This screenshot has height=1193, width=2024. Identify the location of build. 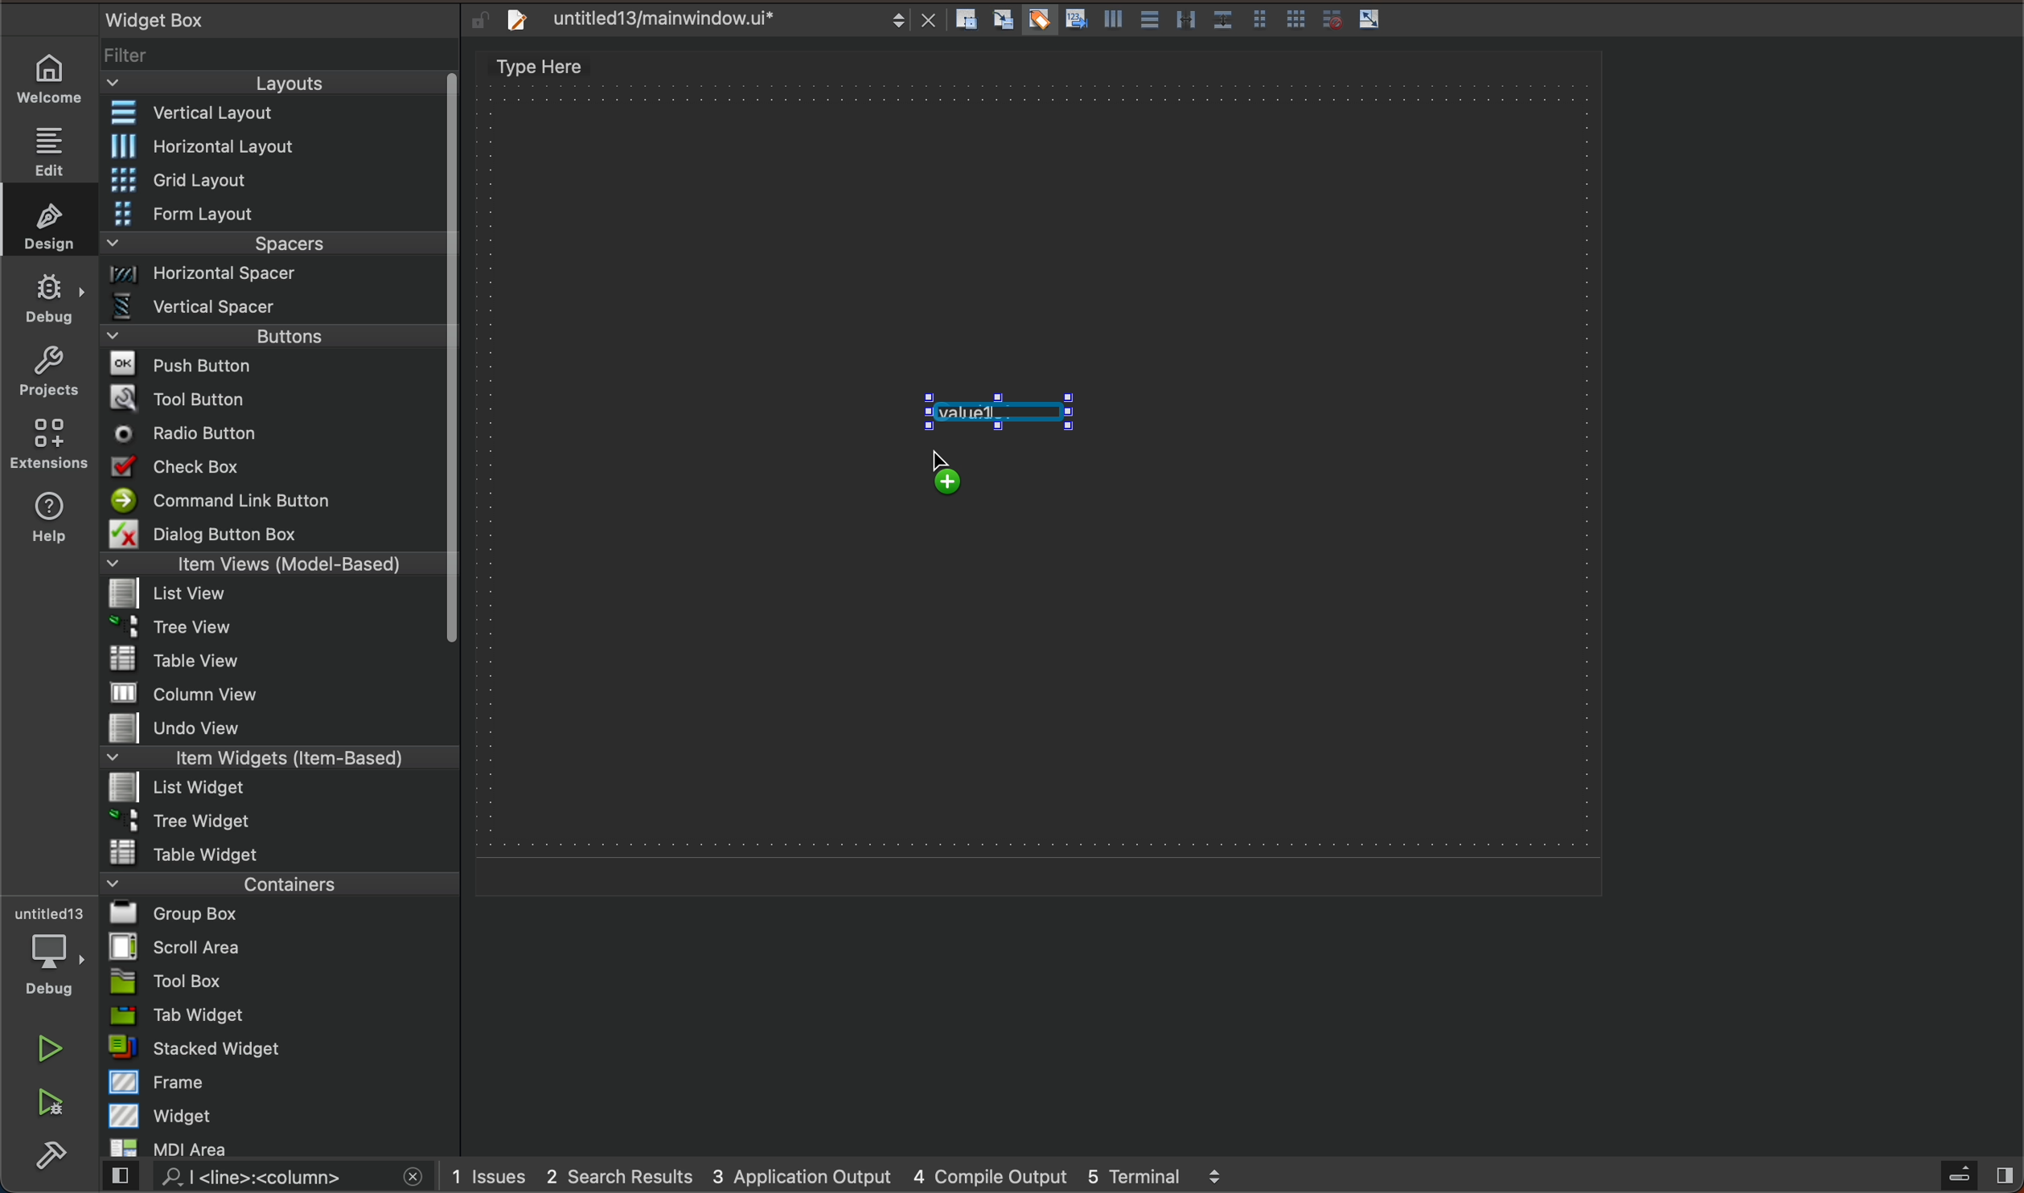
(51, 1157).